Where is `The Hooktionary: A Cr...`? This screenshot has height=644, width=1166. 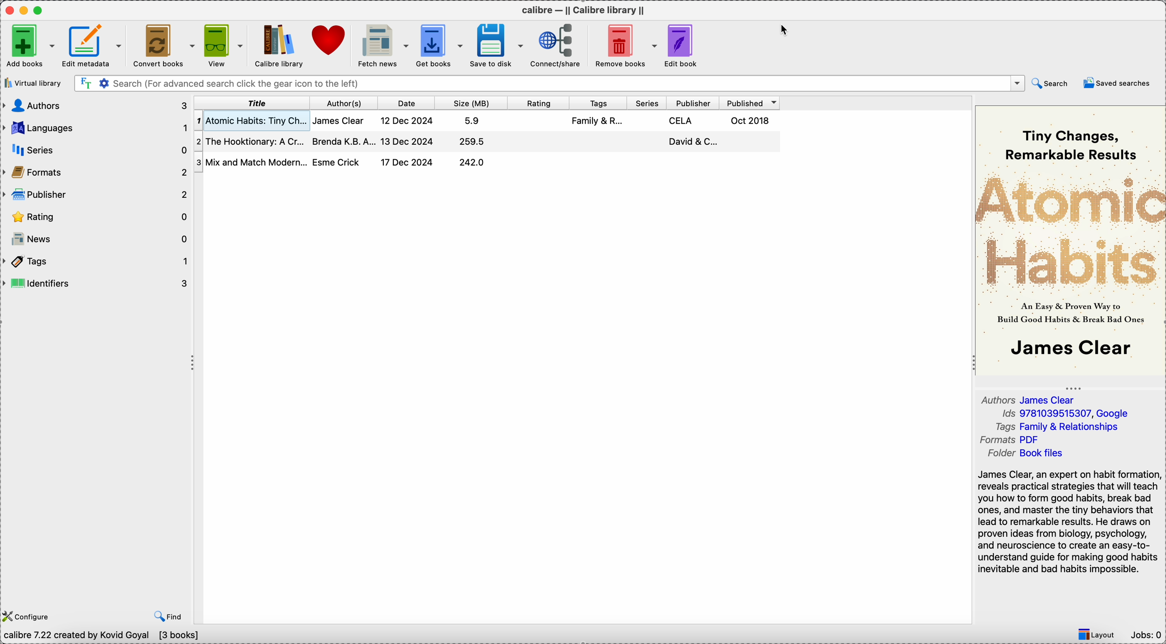 The Hooktionary: A Cr... is located at coordinates (250, 140).